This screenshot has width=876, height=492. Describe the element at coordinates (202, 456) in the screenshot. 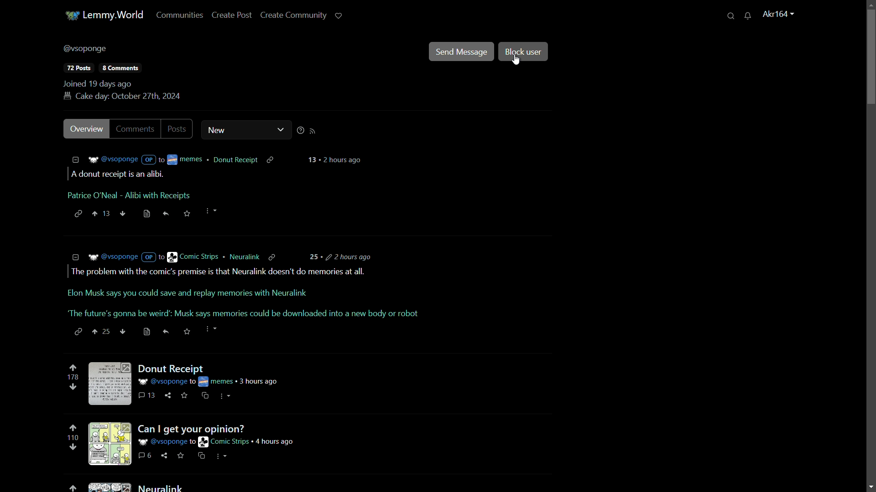

I see `save` at that location.